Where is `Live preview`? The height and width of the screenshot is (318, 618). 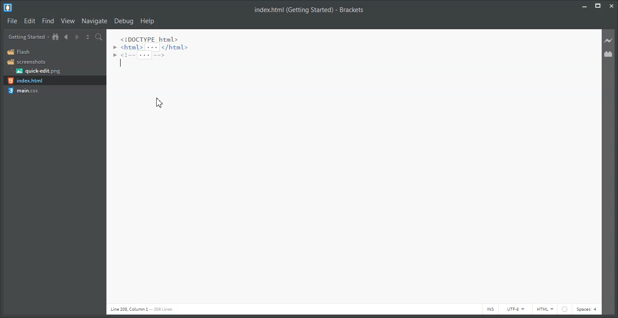
Live preview is located at coordinates (608, 40).